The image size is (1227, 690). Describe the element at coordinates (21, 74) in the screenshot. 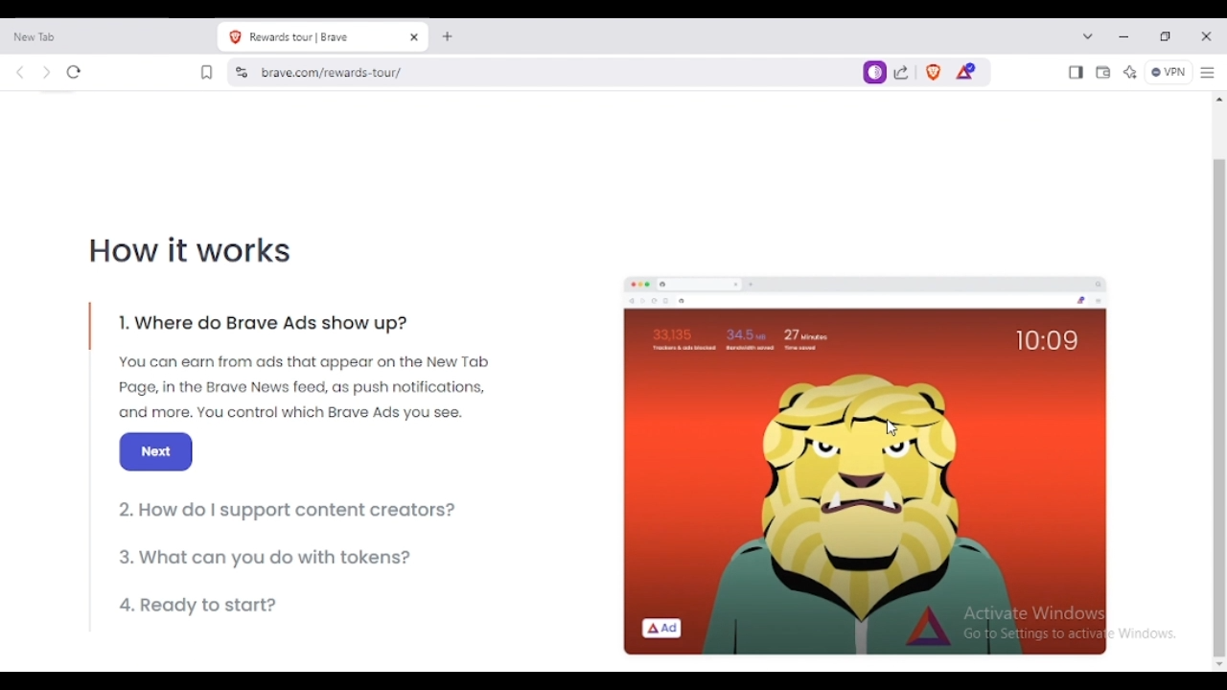

I see `go back` at that location.